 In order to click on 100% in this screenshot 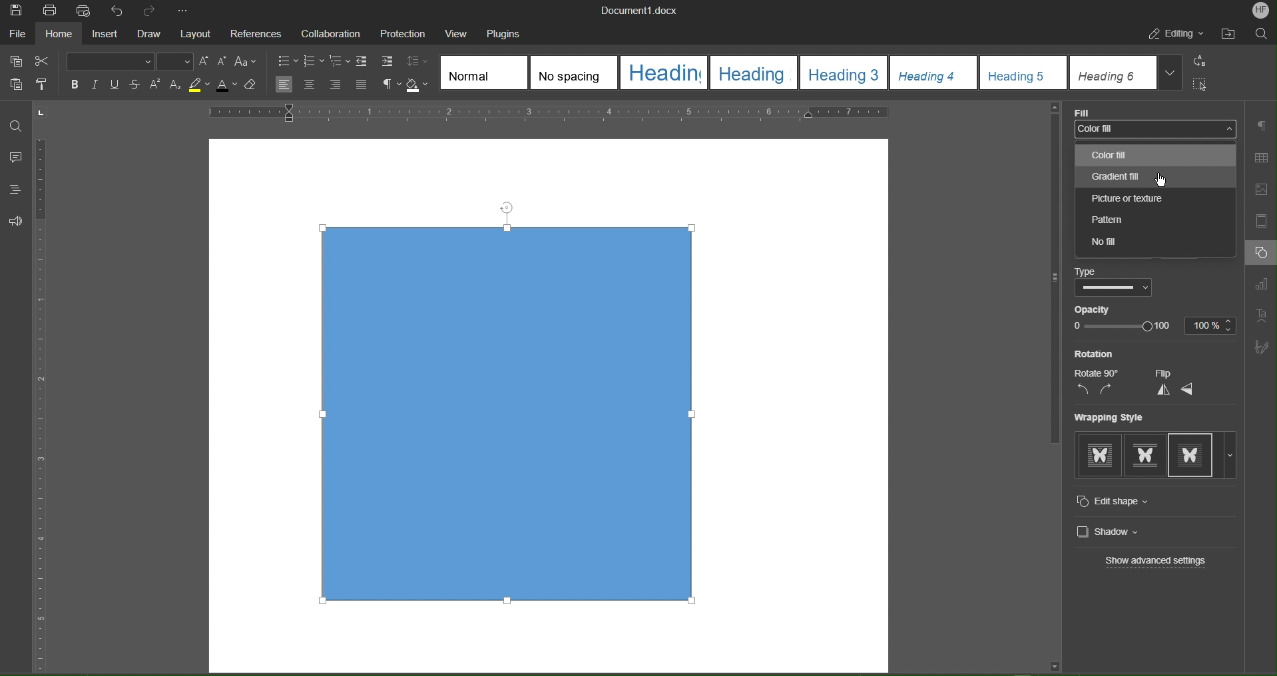, I will do `click(1212, 325)`.